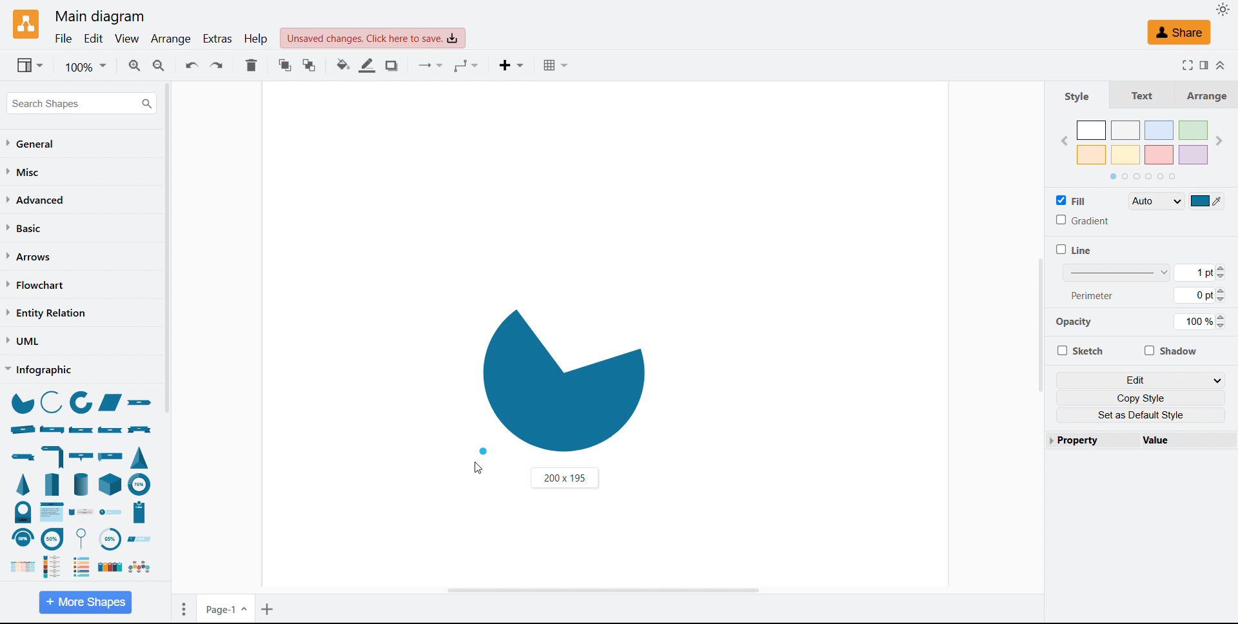 The width and height of the screenshot is (1238, 624). What do you see at coordinates (82, 513) in the screenshot?
I see `roadmap vertical` at bounding box center [82, 513].